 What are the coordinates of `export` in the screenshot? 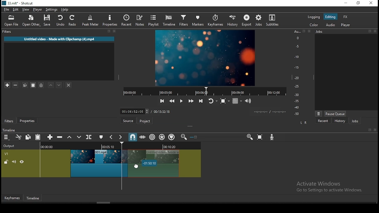 It's located at (246, 20).